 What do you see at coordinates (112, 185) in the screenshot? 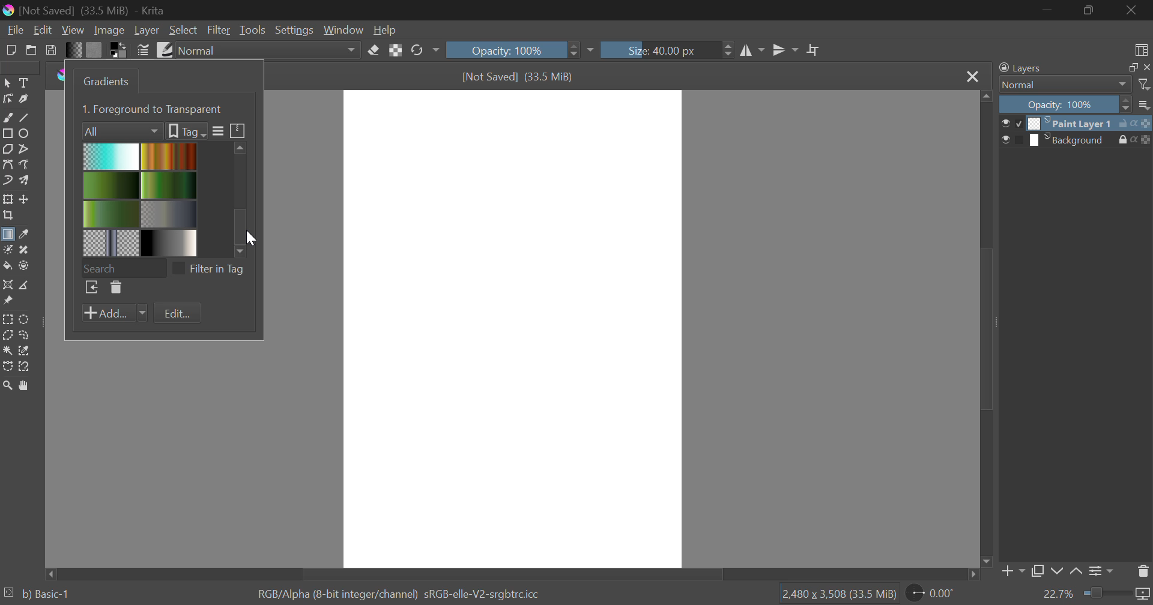
I see `Gradient 3` at bounding box center [112, 185].